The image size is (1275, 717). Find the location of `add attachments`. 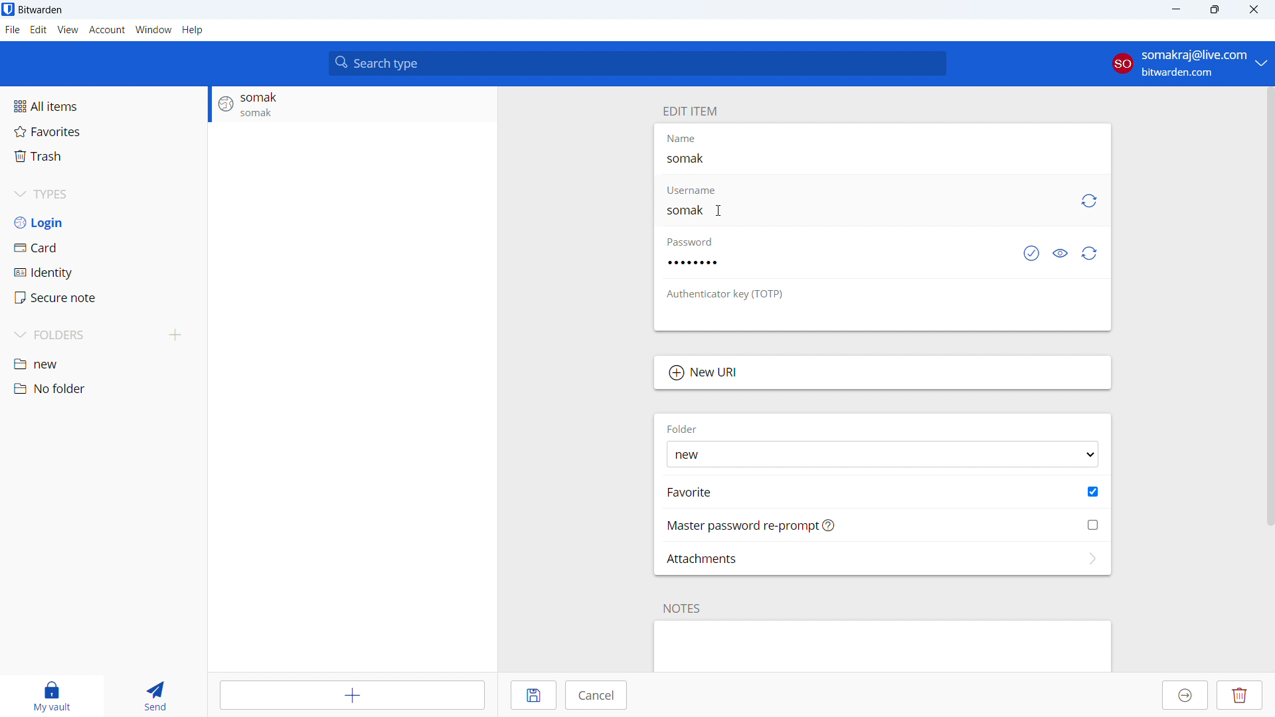

add attachments is located at coordinates (883, 558).